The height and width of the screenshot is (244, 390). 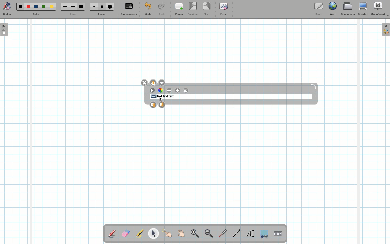 What do you see at coordinates (52, 7) in the screenshot?
I see `Yellow` at bounding box center [52, 7].